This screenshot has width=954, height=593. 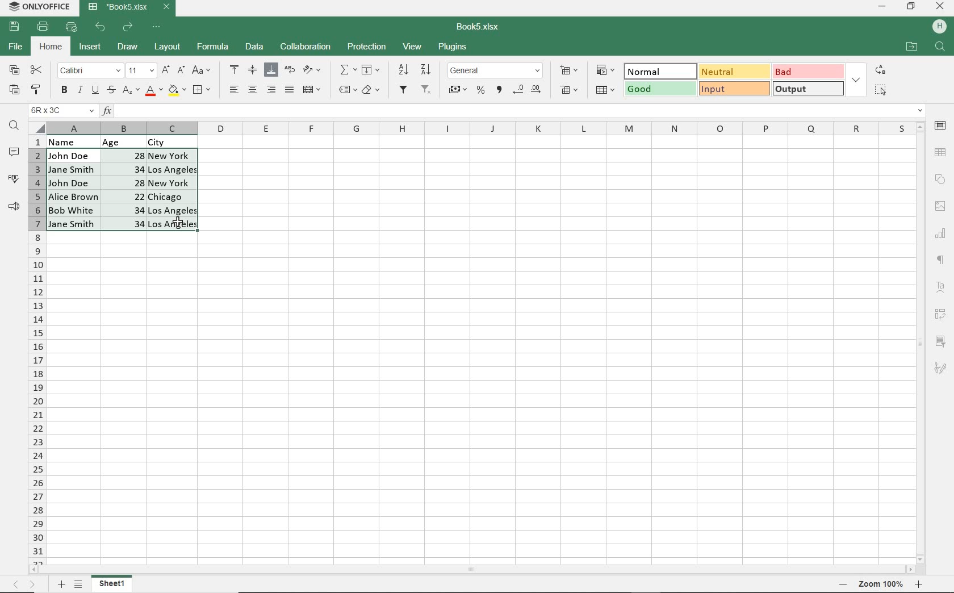 I want to click on COLUMNS, so click(x=37, y=349).